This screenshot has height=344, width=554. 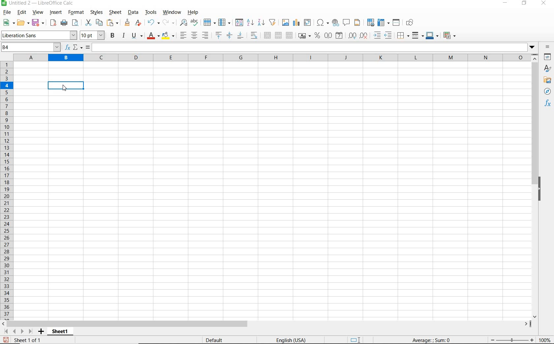 What do you see at coordinates (542, 189) in the screenshot?
I see `hide` at bounding box center [542, 189].